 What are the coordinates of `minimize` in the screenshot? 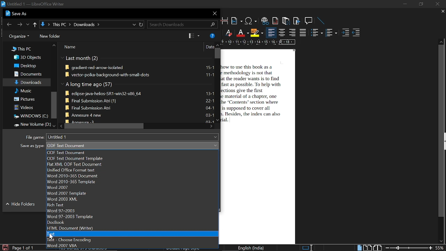 It's located at (404, 4).